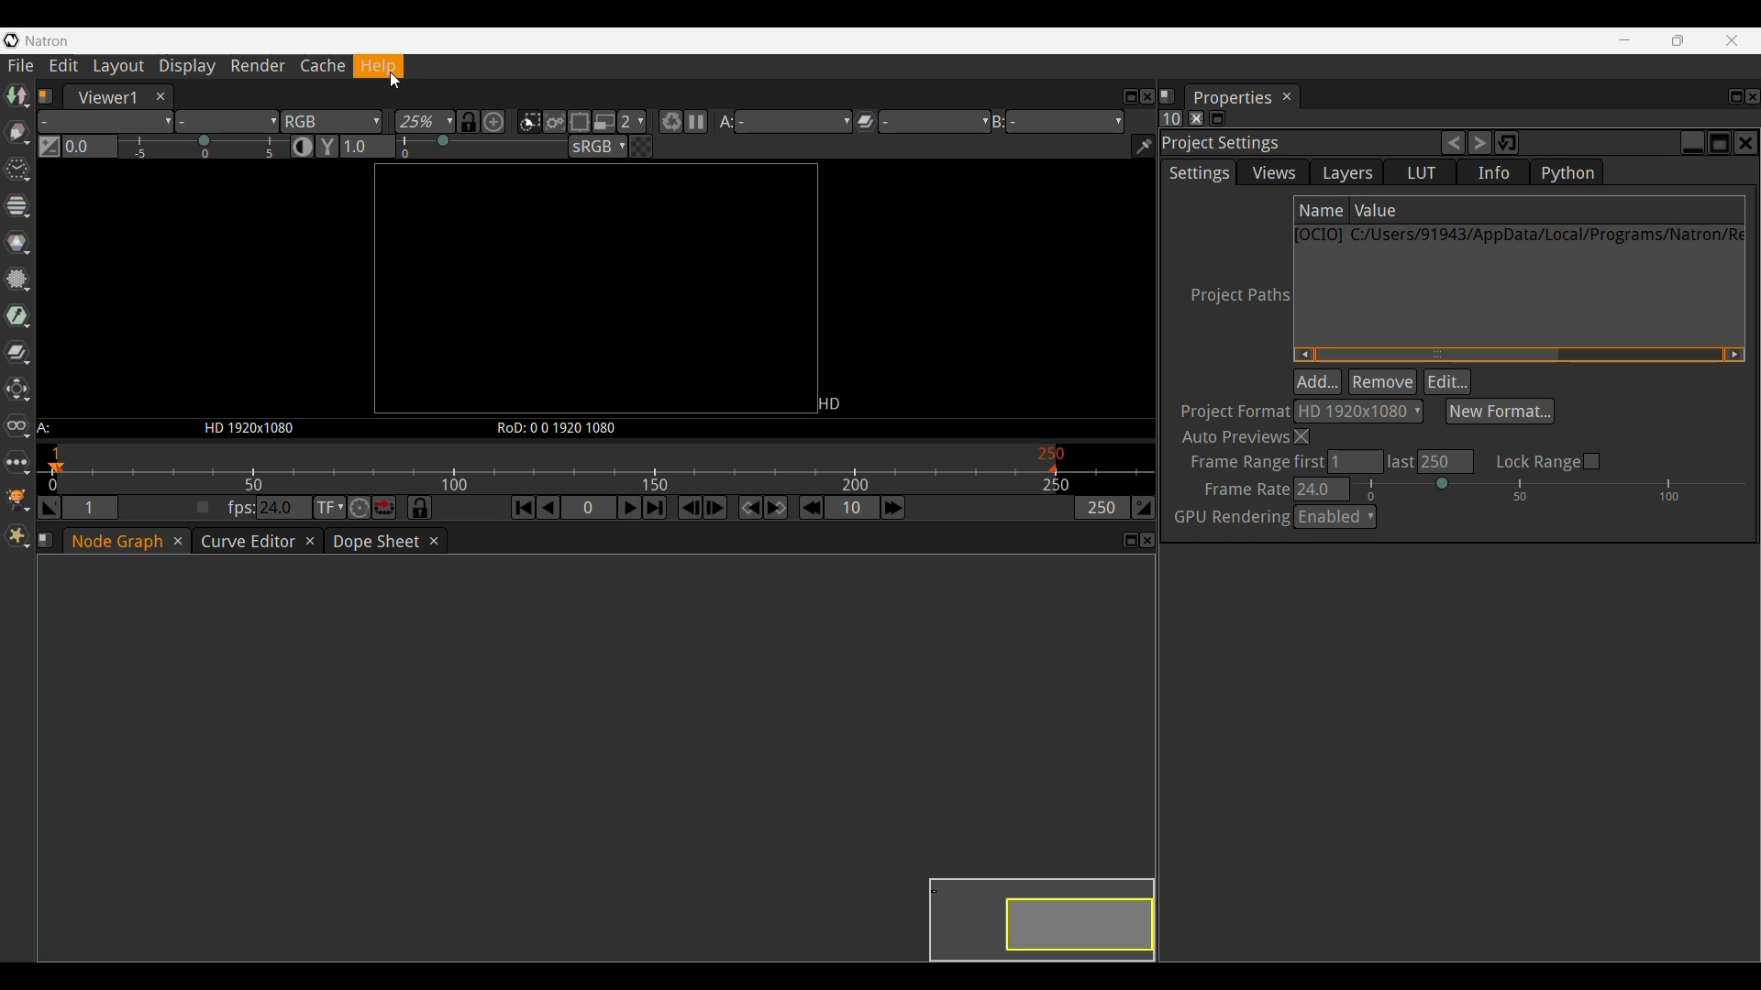  I want to click on Display menu, so click(187, 66).